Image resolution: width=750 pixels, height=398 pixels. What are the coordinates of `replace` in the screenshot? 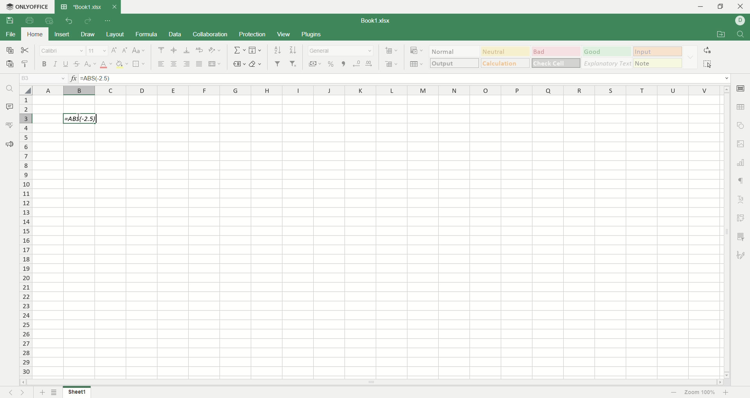 It's located at (707, 50).